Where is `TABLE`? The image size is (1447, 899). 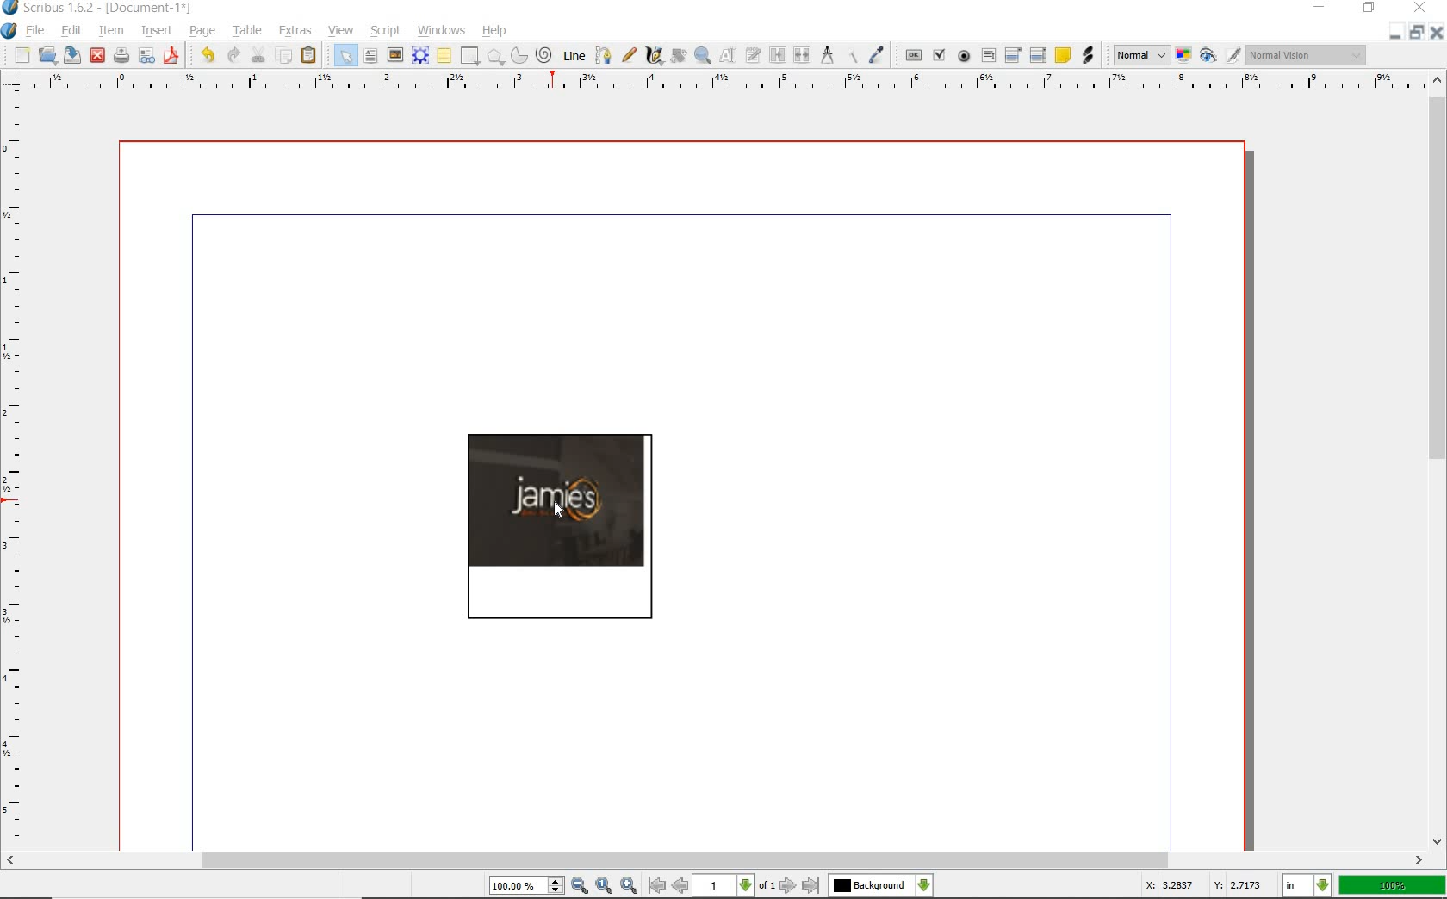
TABLE is located at coordinates (444, 56).